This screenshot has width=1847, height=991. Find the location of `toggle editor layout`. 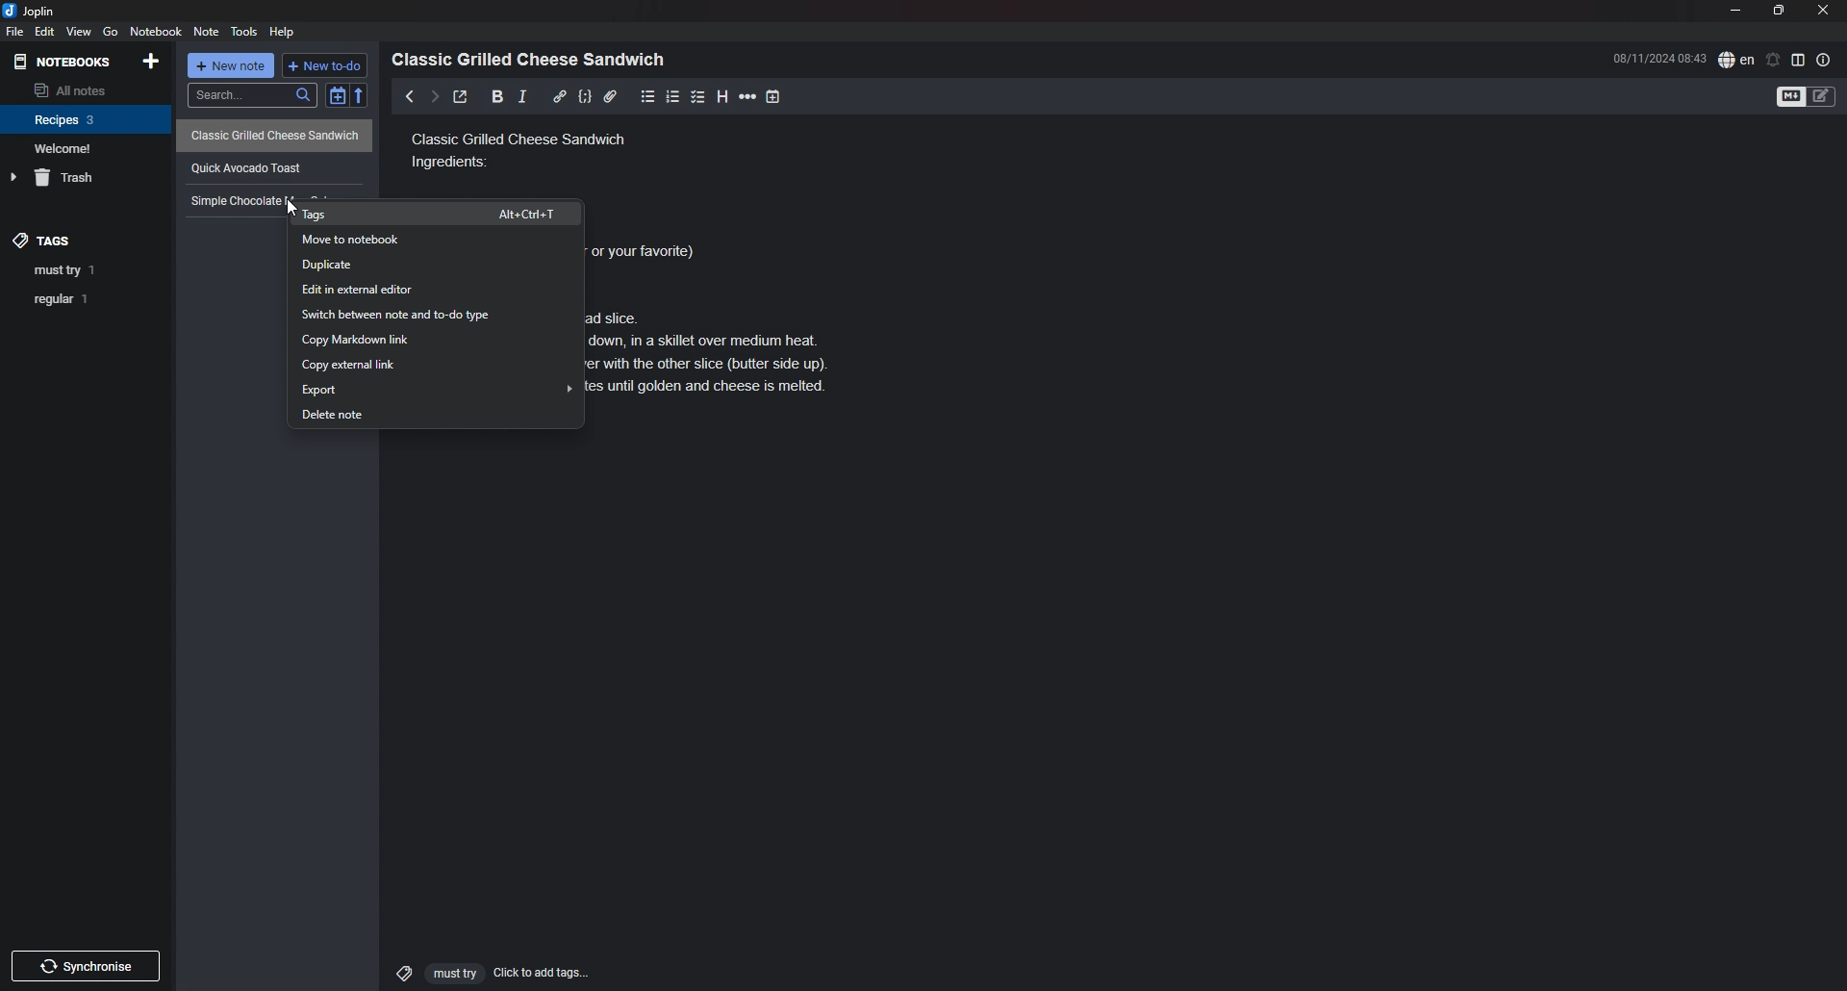

toggle editor layout is located at coordinates (1799, 60).